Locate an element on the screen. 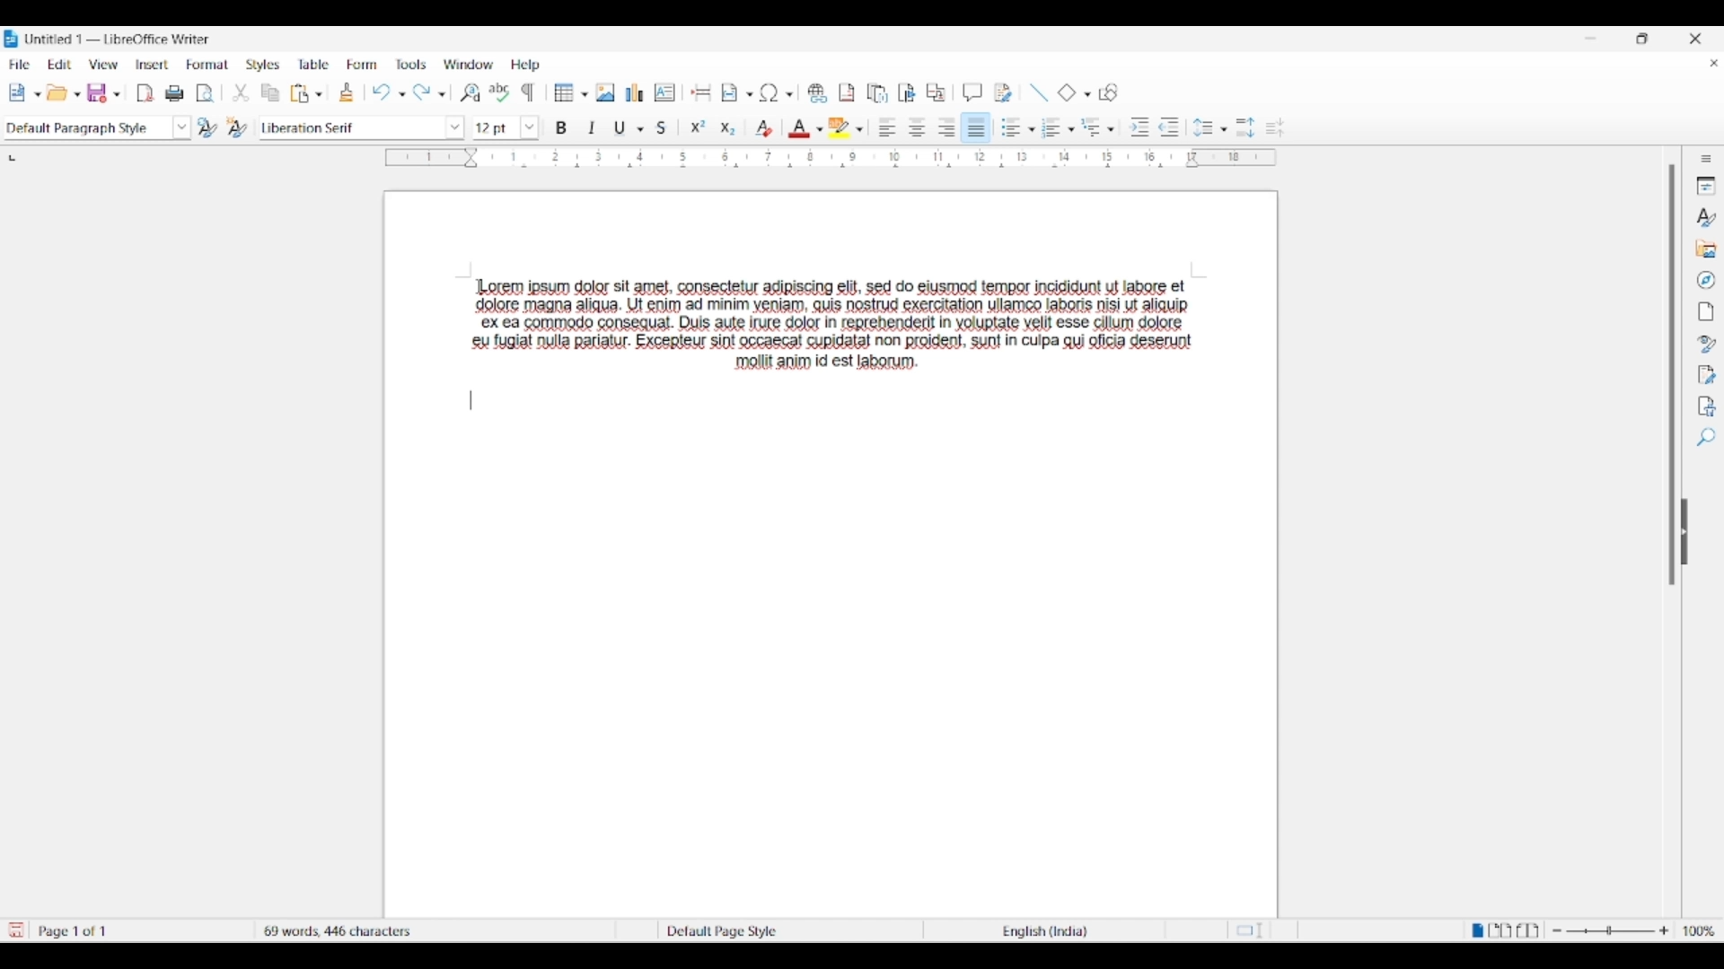  Horizontal ruler is located at coordinates (831, 157).